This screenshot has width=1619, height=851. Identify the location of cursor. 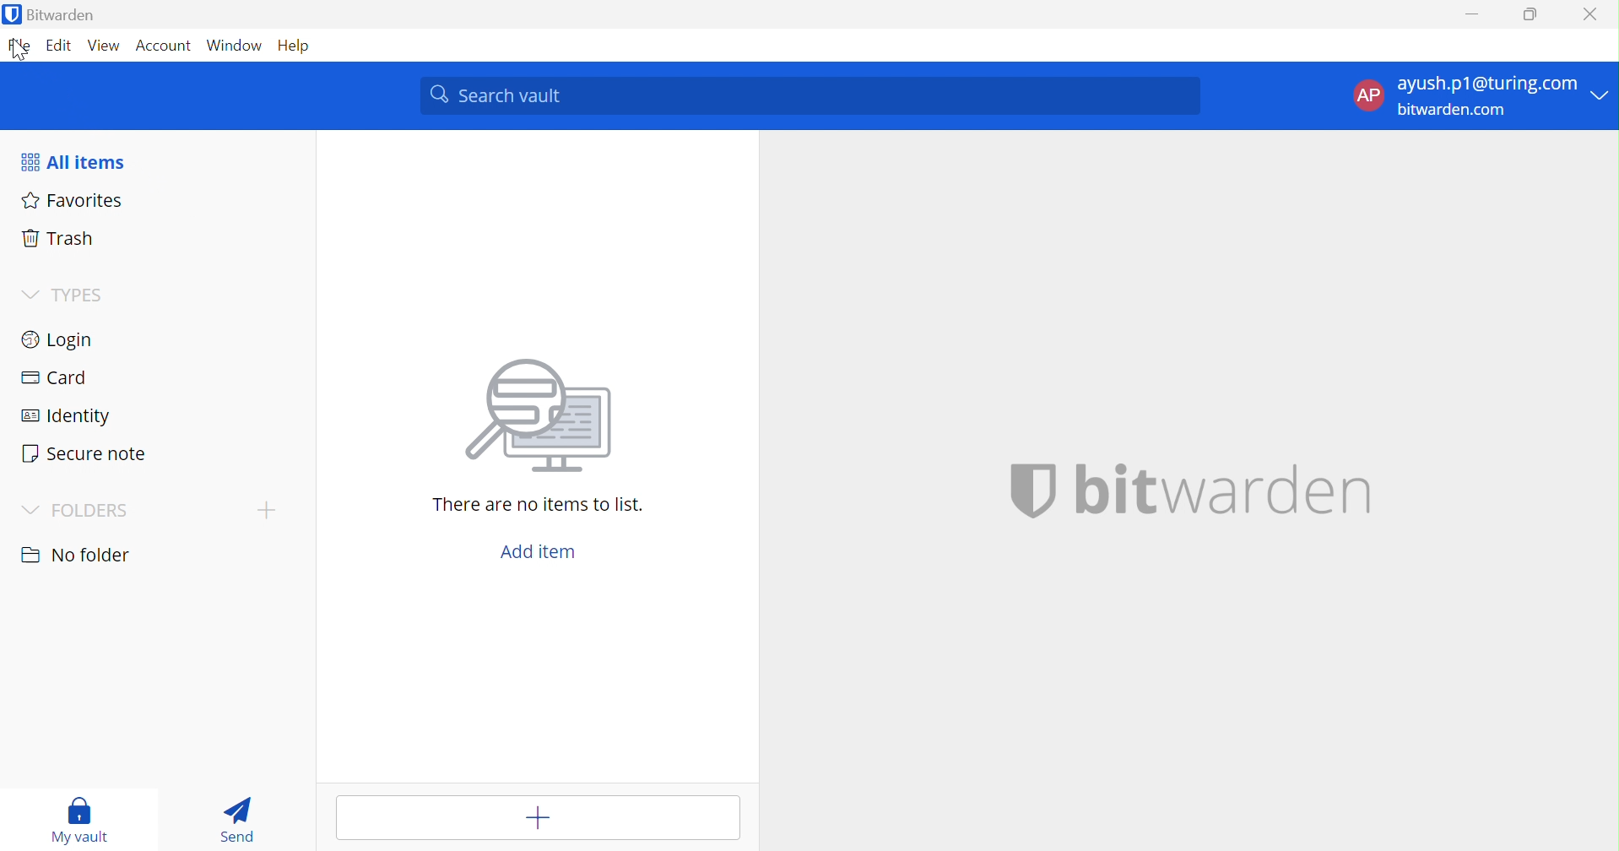
(21, 53).